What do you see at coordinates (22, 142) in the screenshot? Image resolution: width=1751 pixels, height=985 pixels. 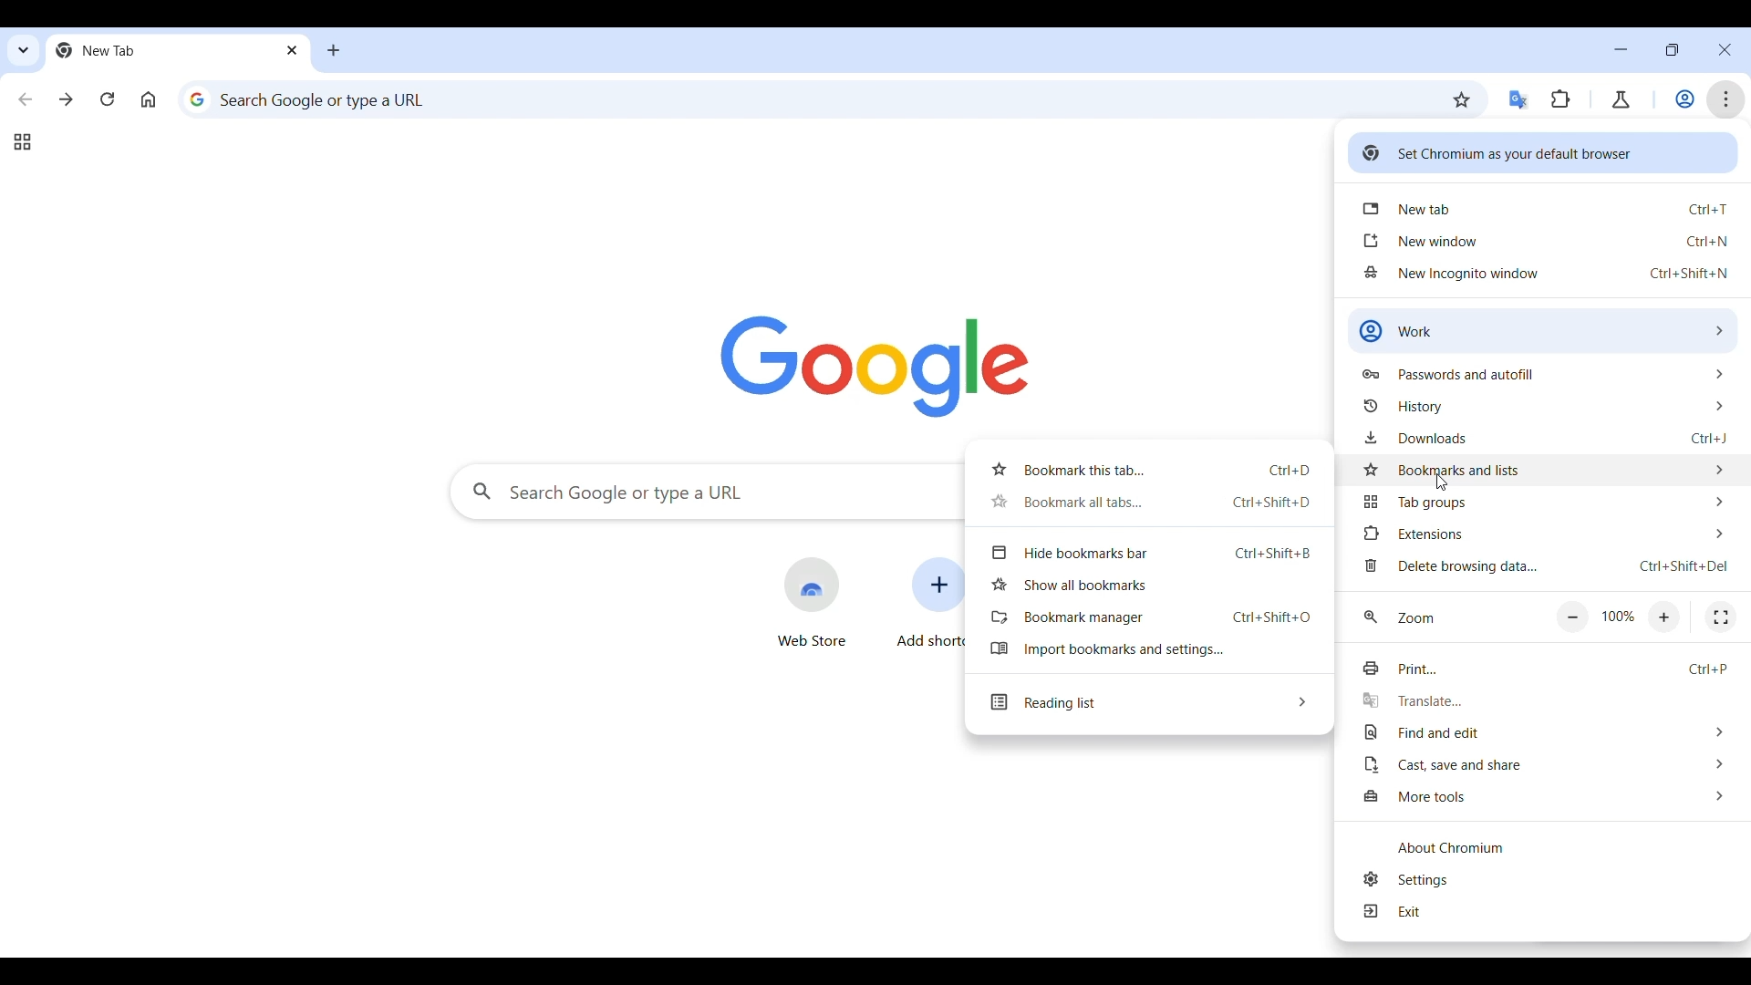 I see `Tab groups` at bounding box center [22, 142].